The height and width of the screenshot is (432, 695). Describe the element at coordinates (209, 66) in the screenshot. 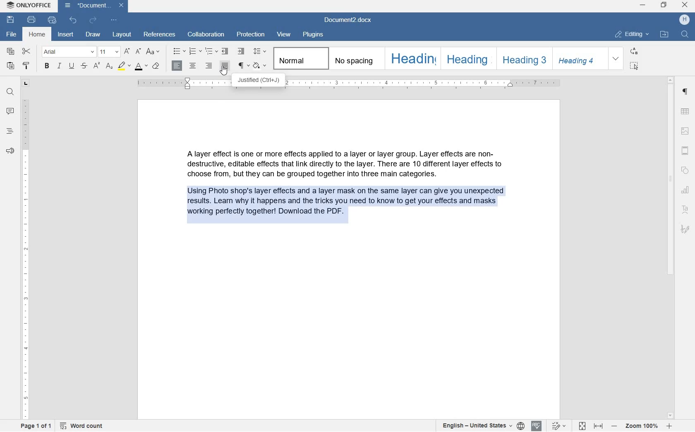

I see `RIGHT ALIGNMENT` at that location.